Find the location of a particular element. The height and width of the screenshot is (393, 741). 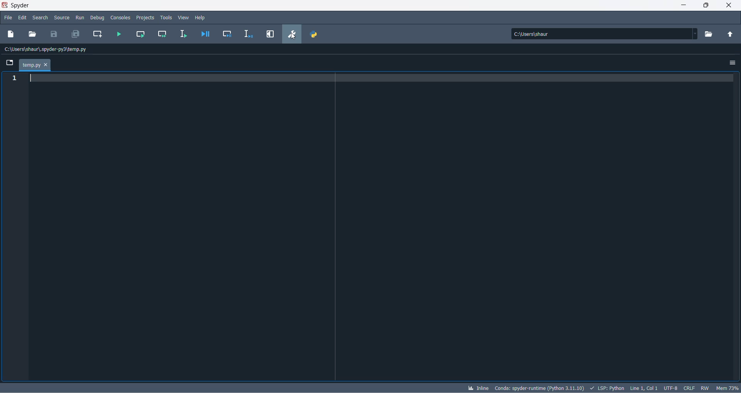

maximize is located at coordinates (706, 6).